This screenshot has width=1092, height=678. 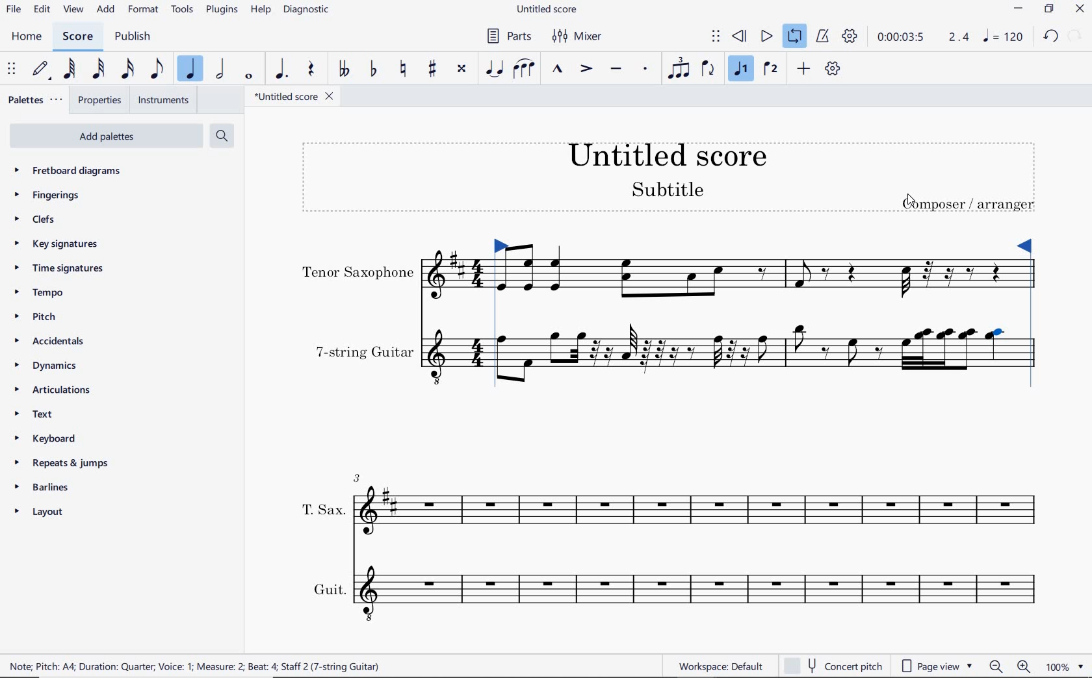 What do you see at coordinates (668, 174) in the screenshot?
I see `TITLE` at bounding box center [668, 174].